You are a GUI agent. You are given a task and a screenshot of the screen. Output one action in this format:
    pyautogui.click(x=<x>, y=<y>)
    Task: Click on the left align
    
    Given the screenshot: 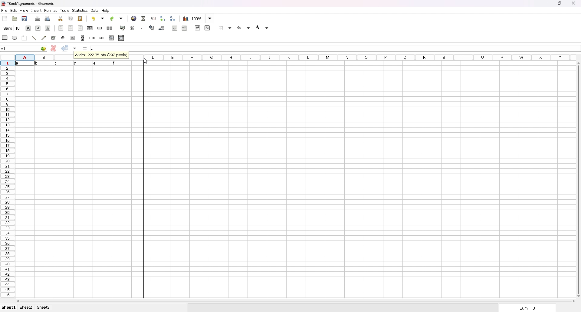 What is the action you would take?
    pyautogui.click(x=61, y=28)
    